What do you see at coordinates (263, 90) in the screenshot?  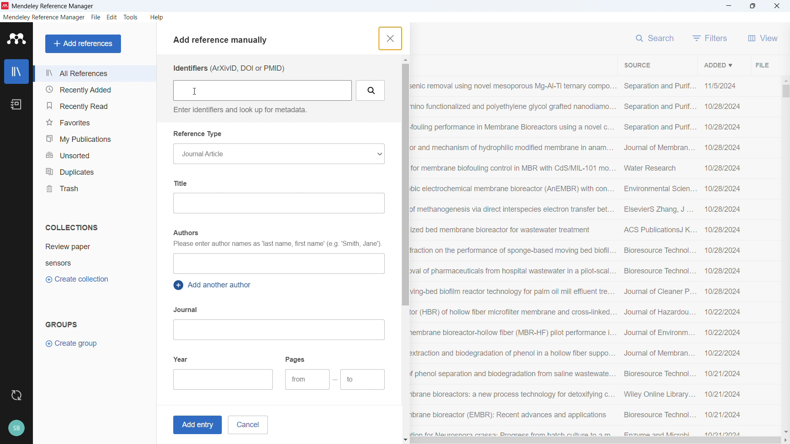 I see `Add Identifiers ` at bounding box center [263, 90].